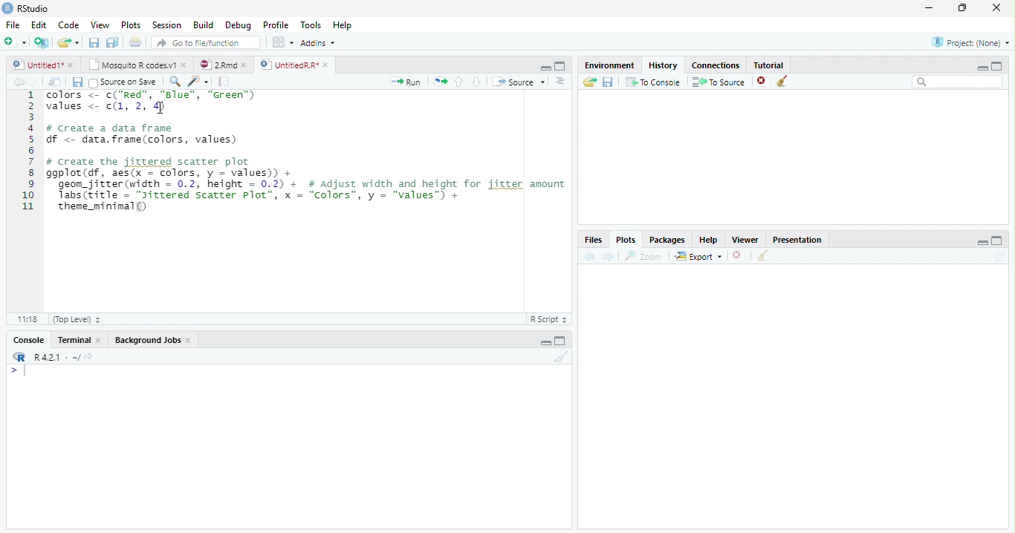  What do you see at coordinates (999, 256) in the screenshot?
I see `Refresh current plot` at bounding box center [999, 256].